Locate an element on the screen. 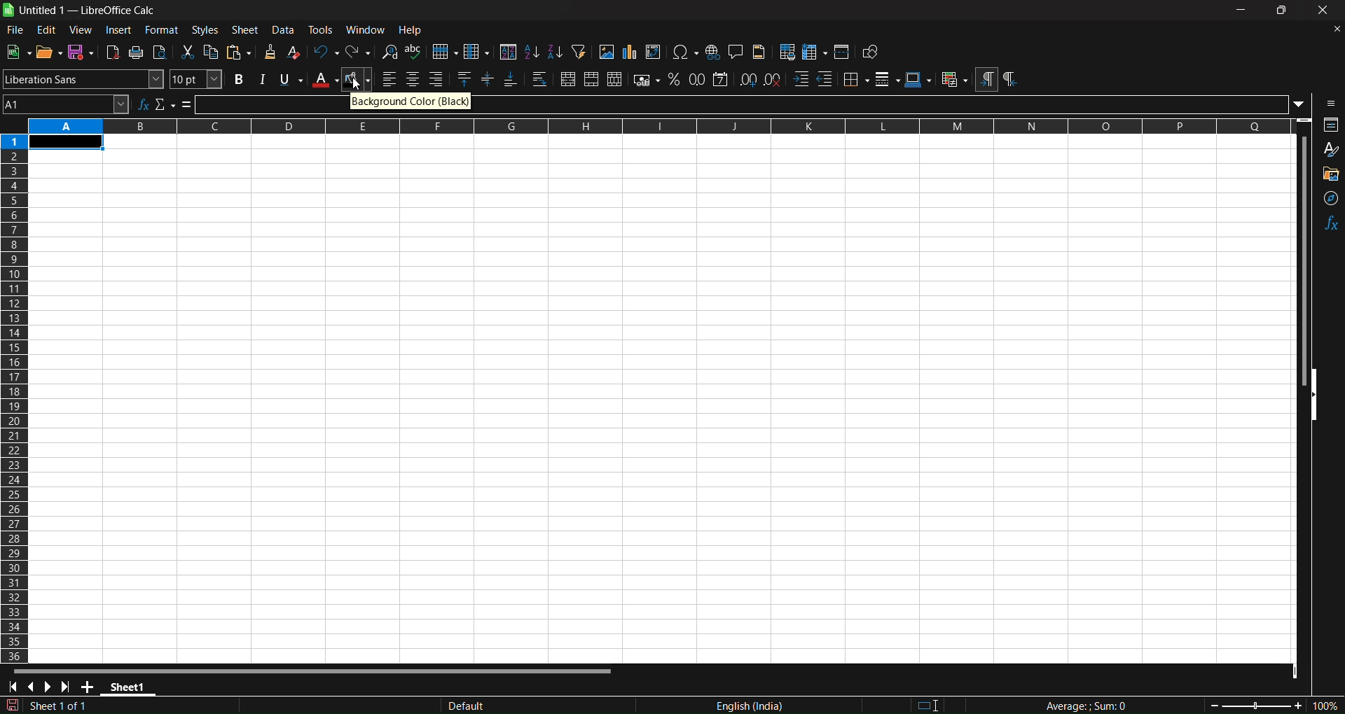  scroll to next sheet is located at coordinates (50, 687).